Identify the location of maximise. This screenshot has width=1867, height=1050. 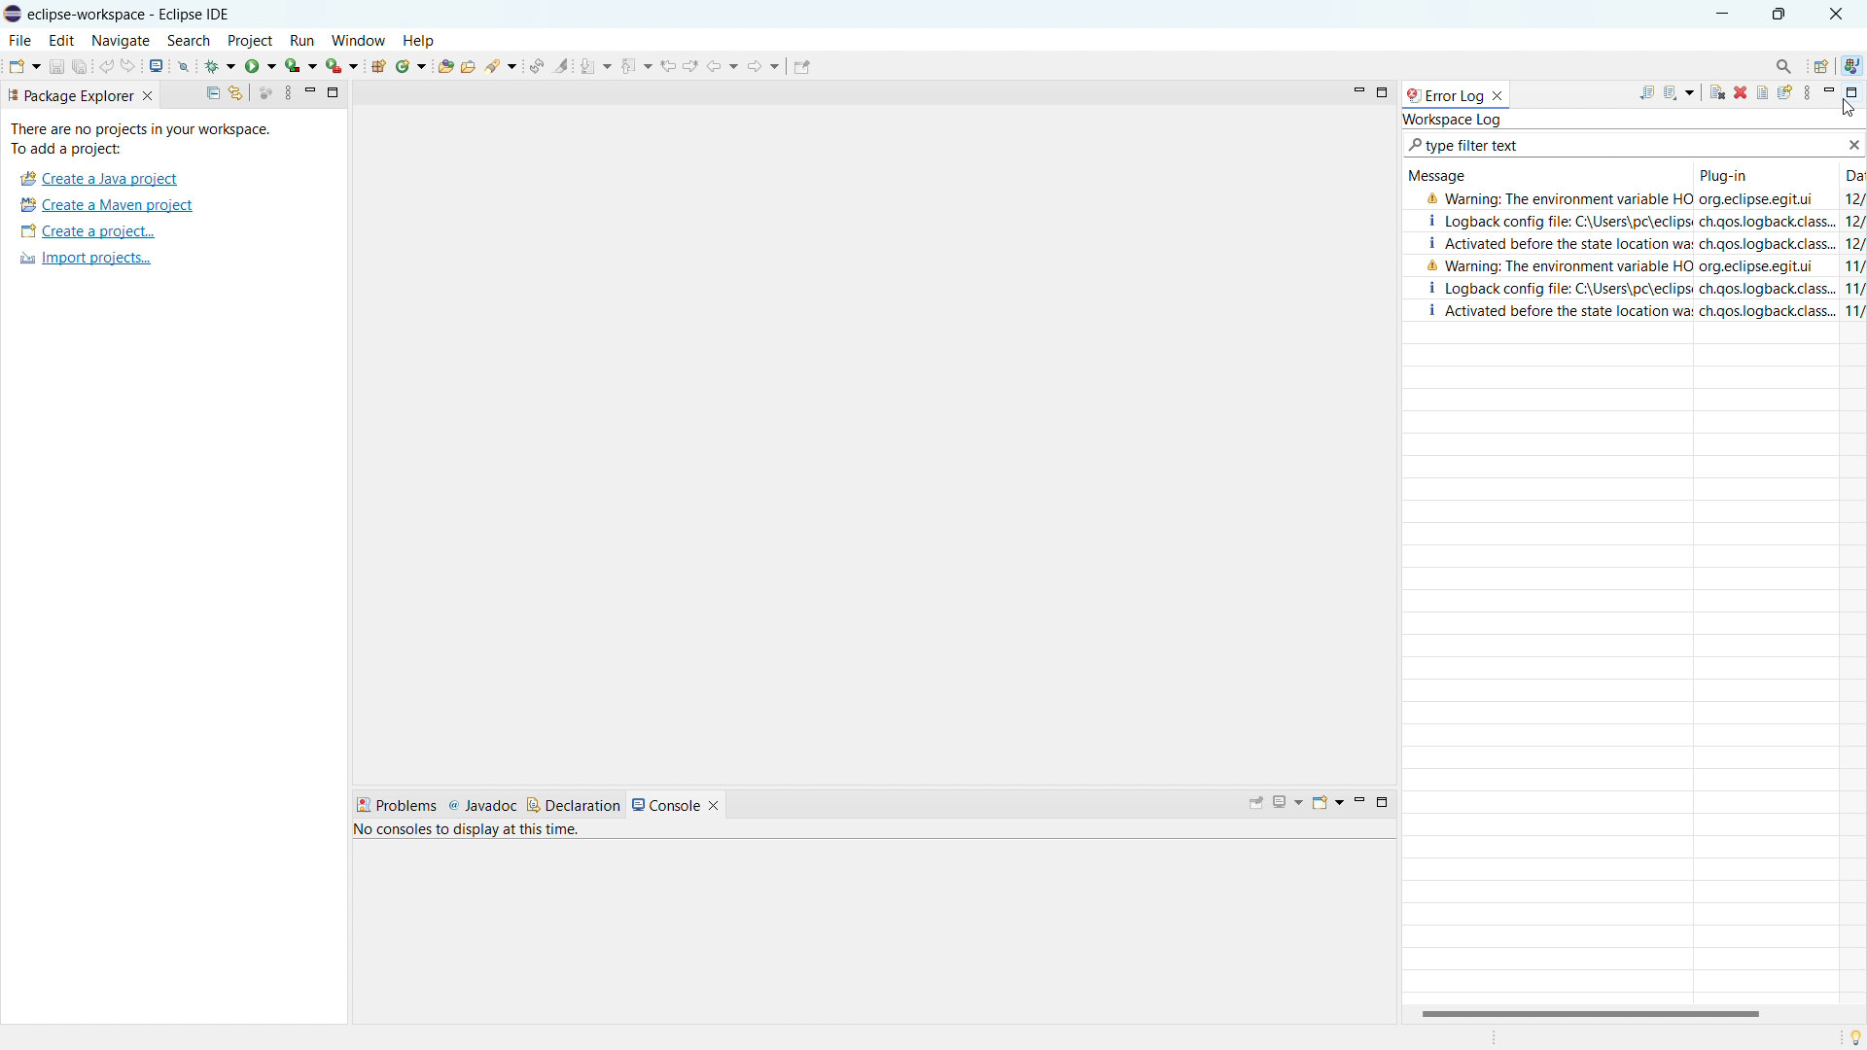
(1382, 90).